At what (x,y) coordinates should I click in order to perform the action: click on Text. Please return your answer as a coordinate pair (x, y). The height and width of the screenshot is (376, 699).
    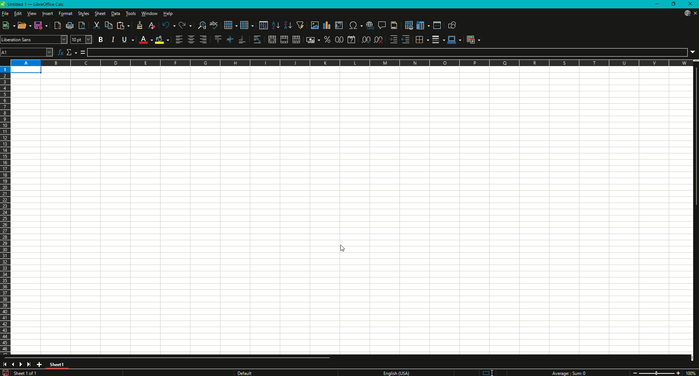
    Looking at the image, I should click on (27, 373).